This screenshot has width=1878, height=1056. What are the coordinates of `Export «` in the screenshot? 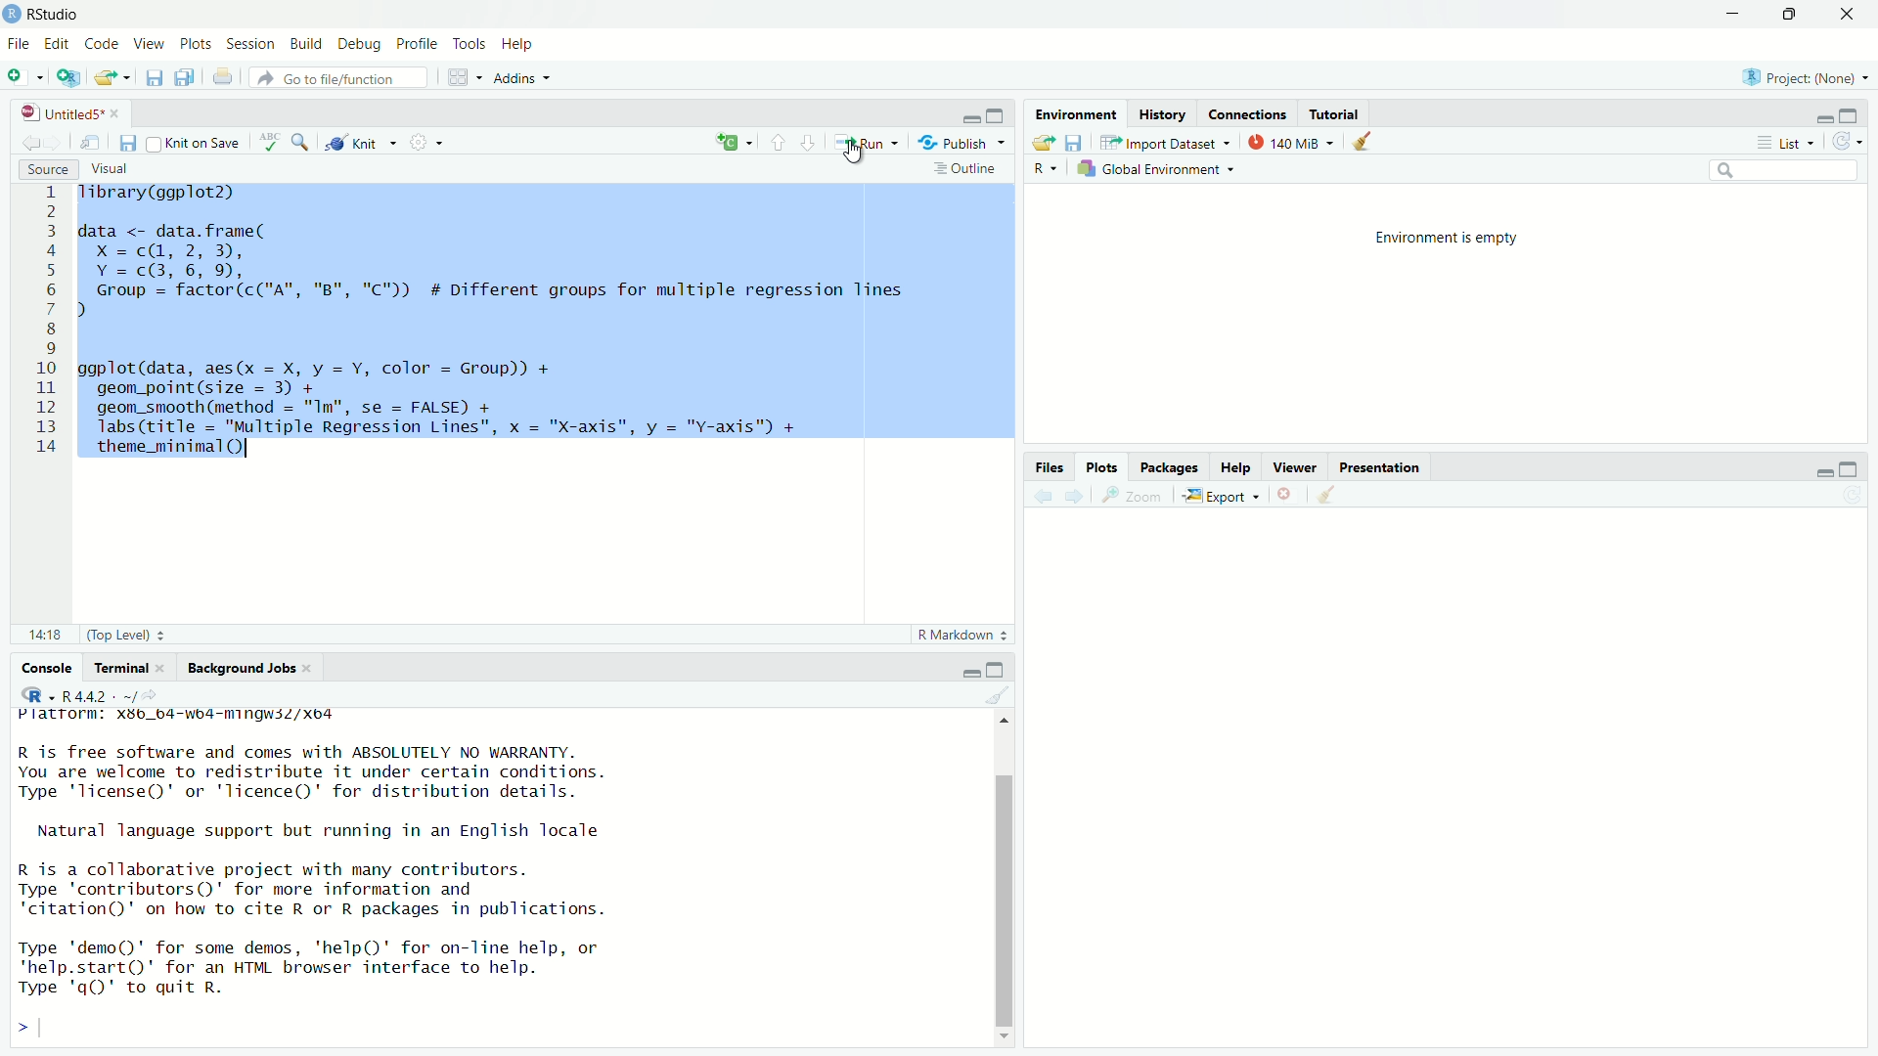 It's located at (1219, 496).